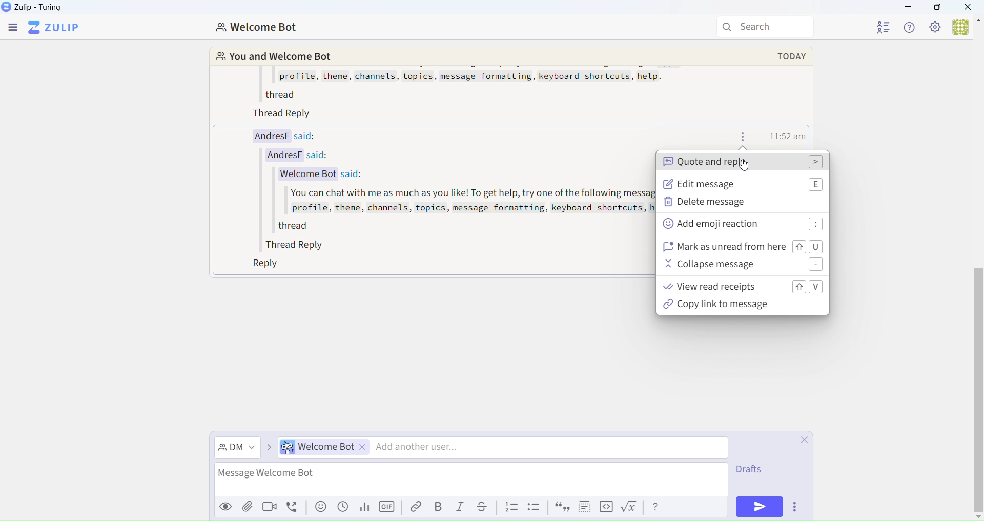 This screenshot has height=521, width=984. I want to click on quote, so click(562, 508).